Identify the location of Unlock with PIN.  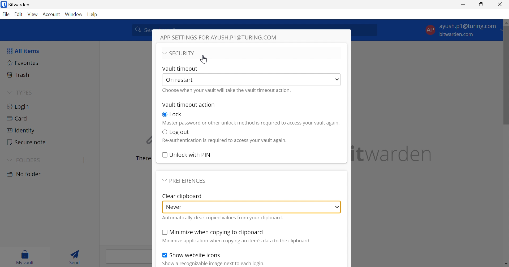
(191, 154).